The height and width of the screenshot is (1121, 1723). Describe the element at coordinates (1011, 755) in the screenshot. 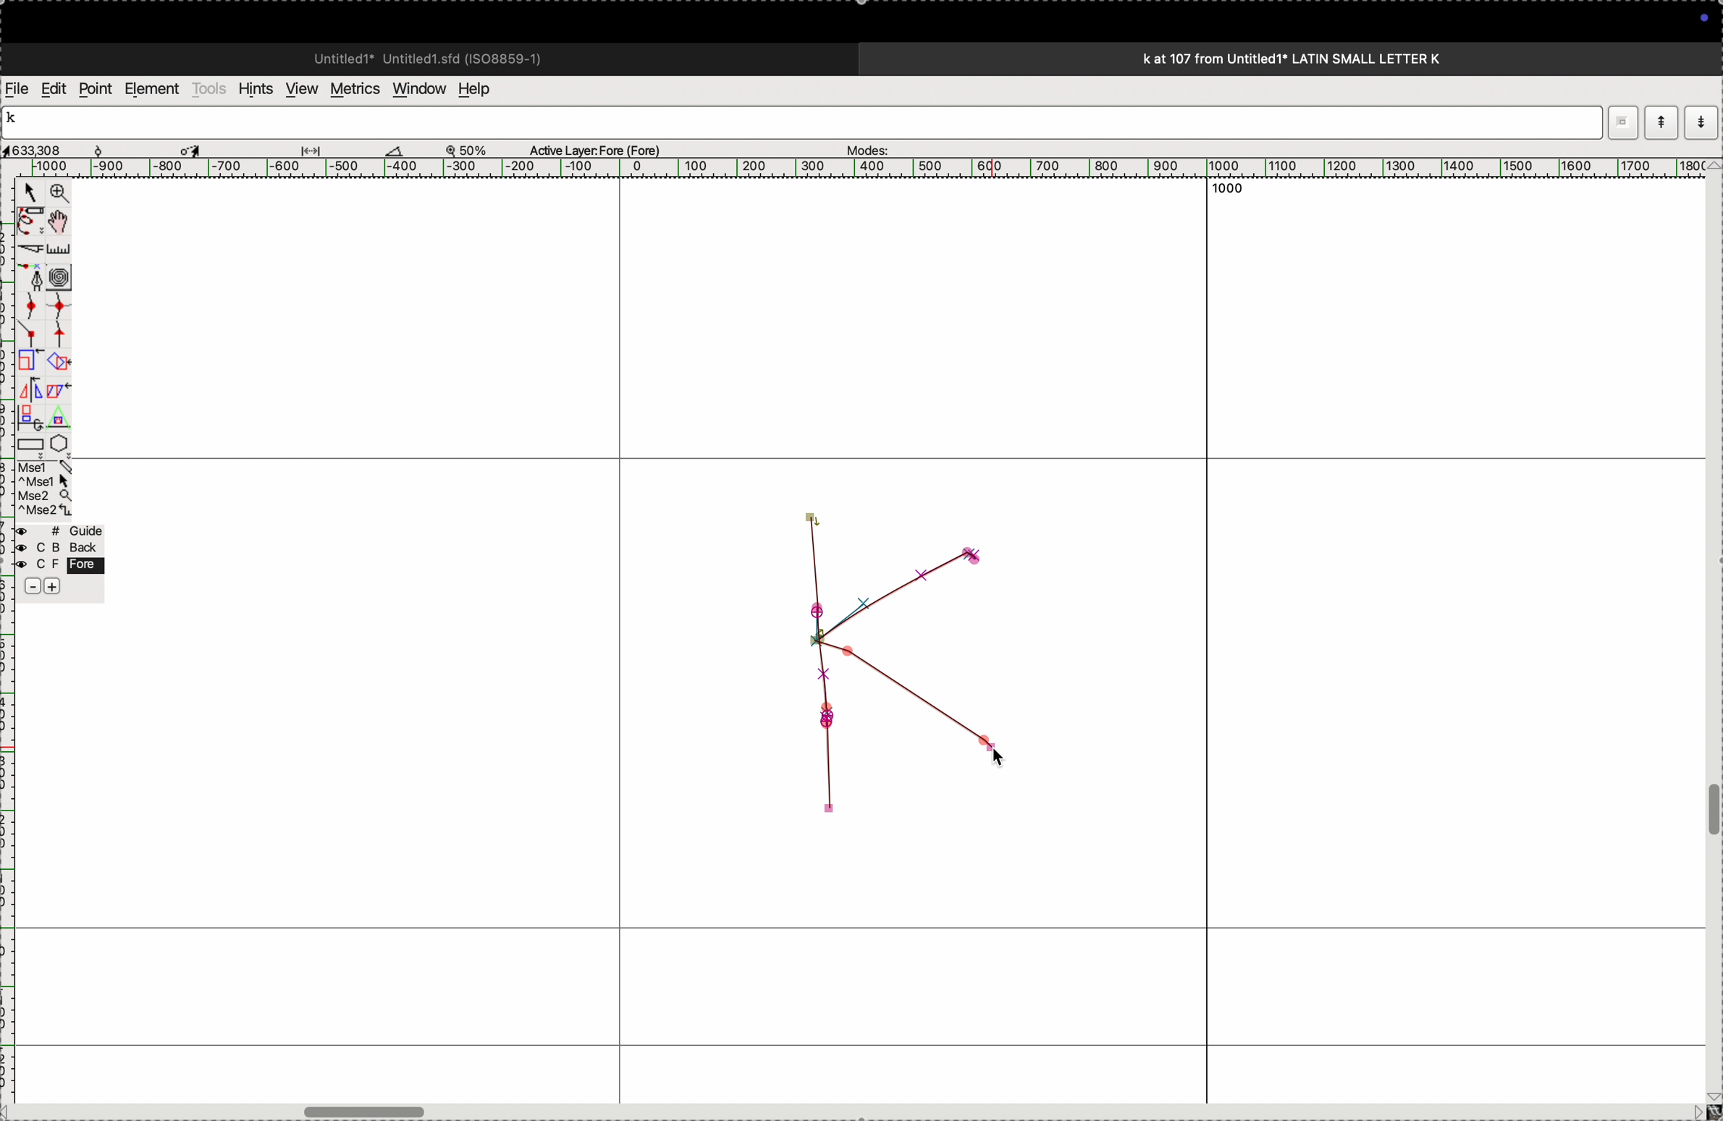

I see `cursor` at that location.